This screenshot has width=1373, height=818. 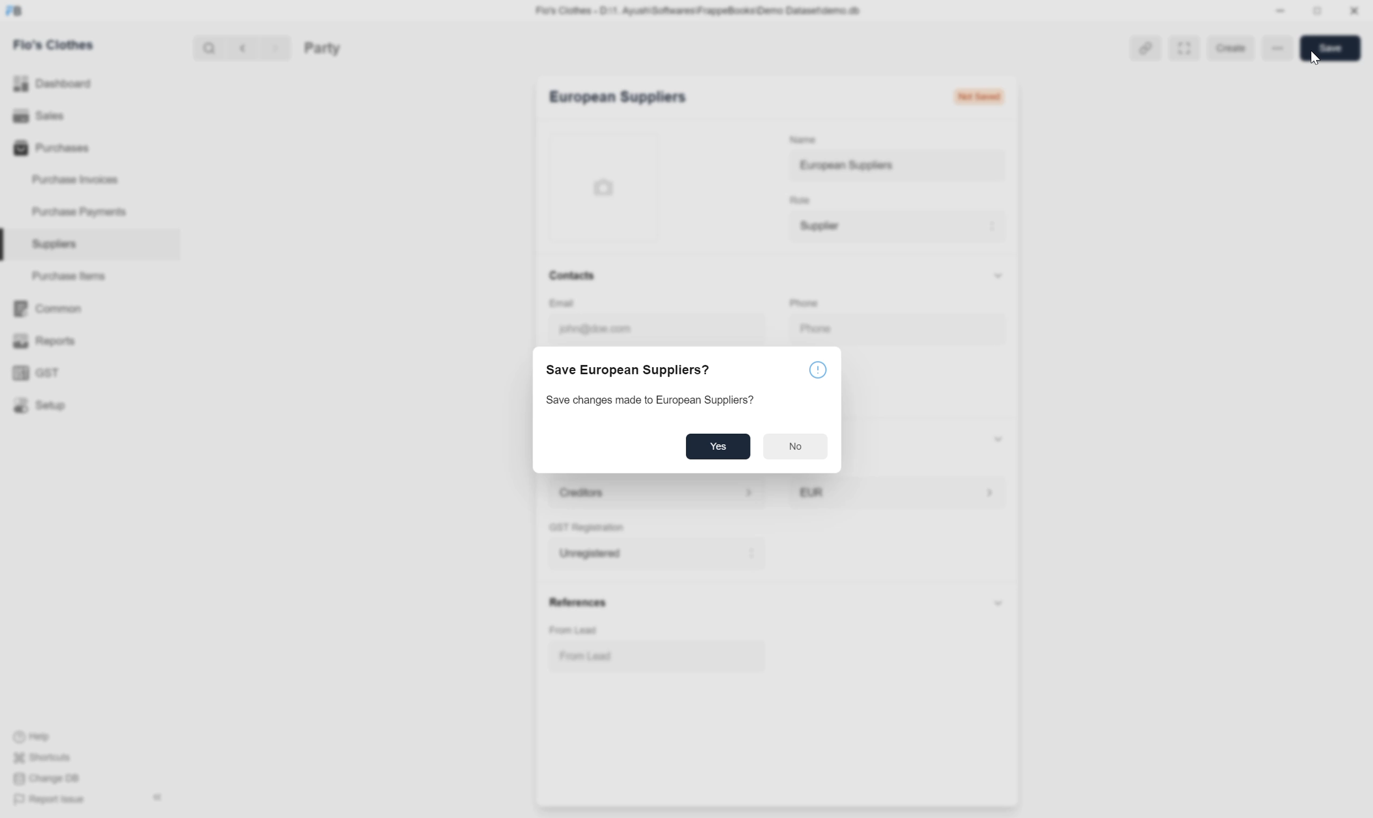 What do you see at coordinates (581, 629) in the screenshot?
I see `From Lead` at bounding box center [581, 629].